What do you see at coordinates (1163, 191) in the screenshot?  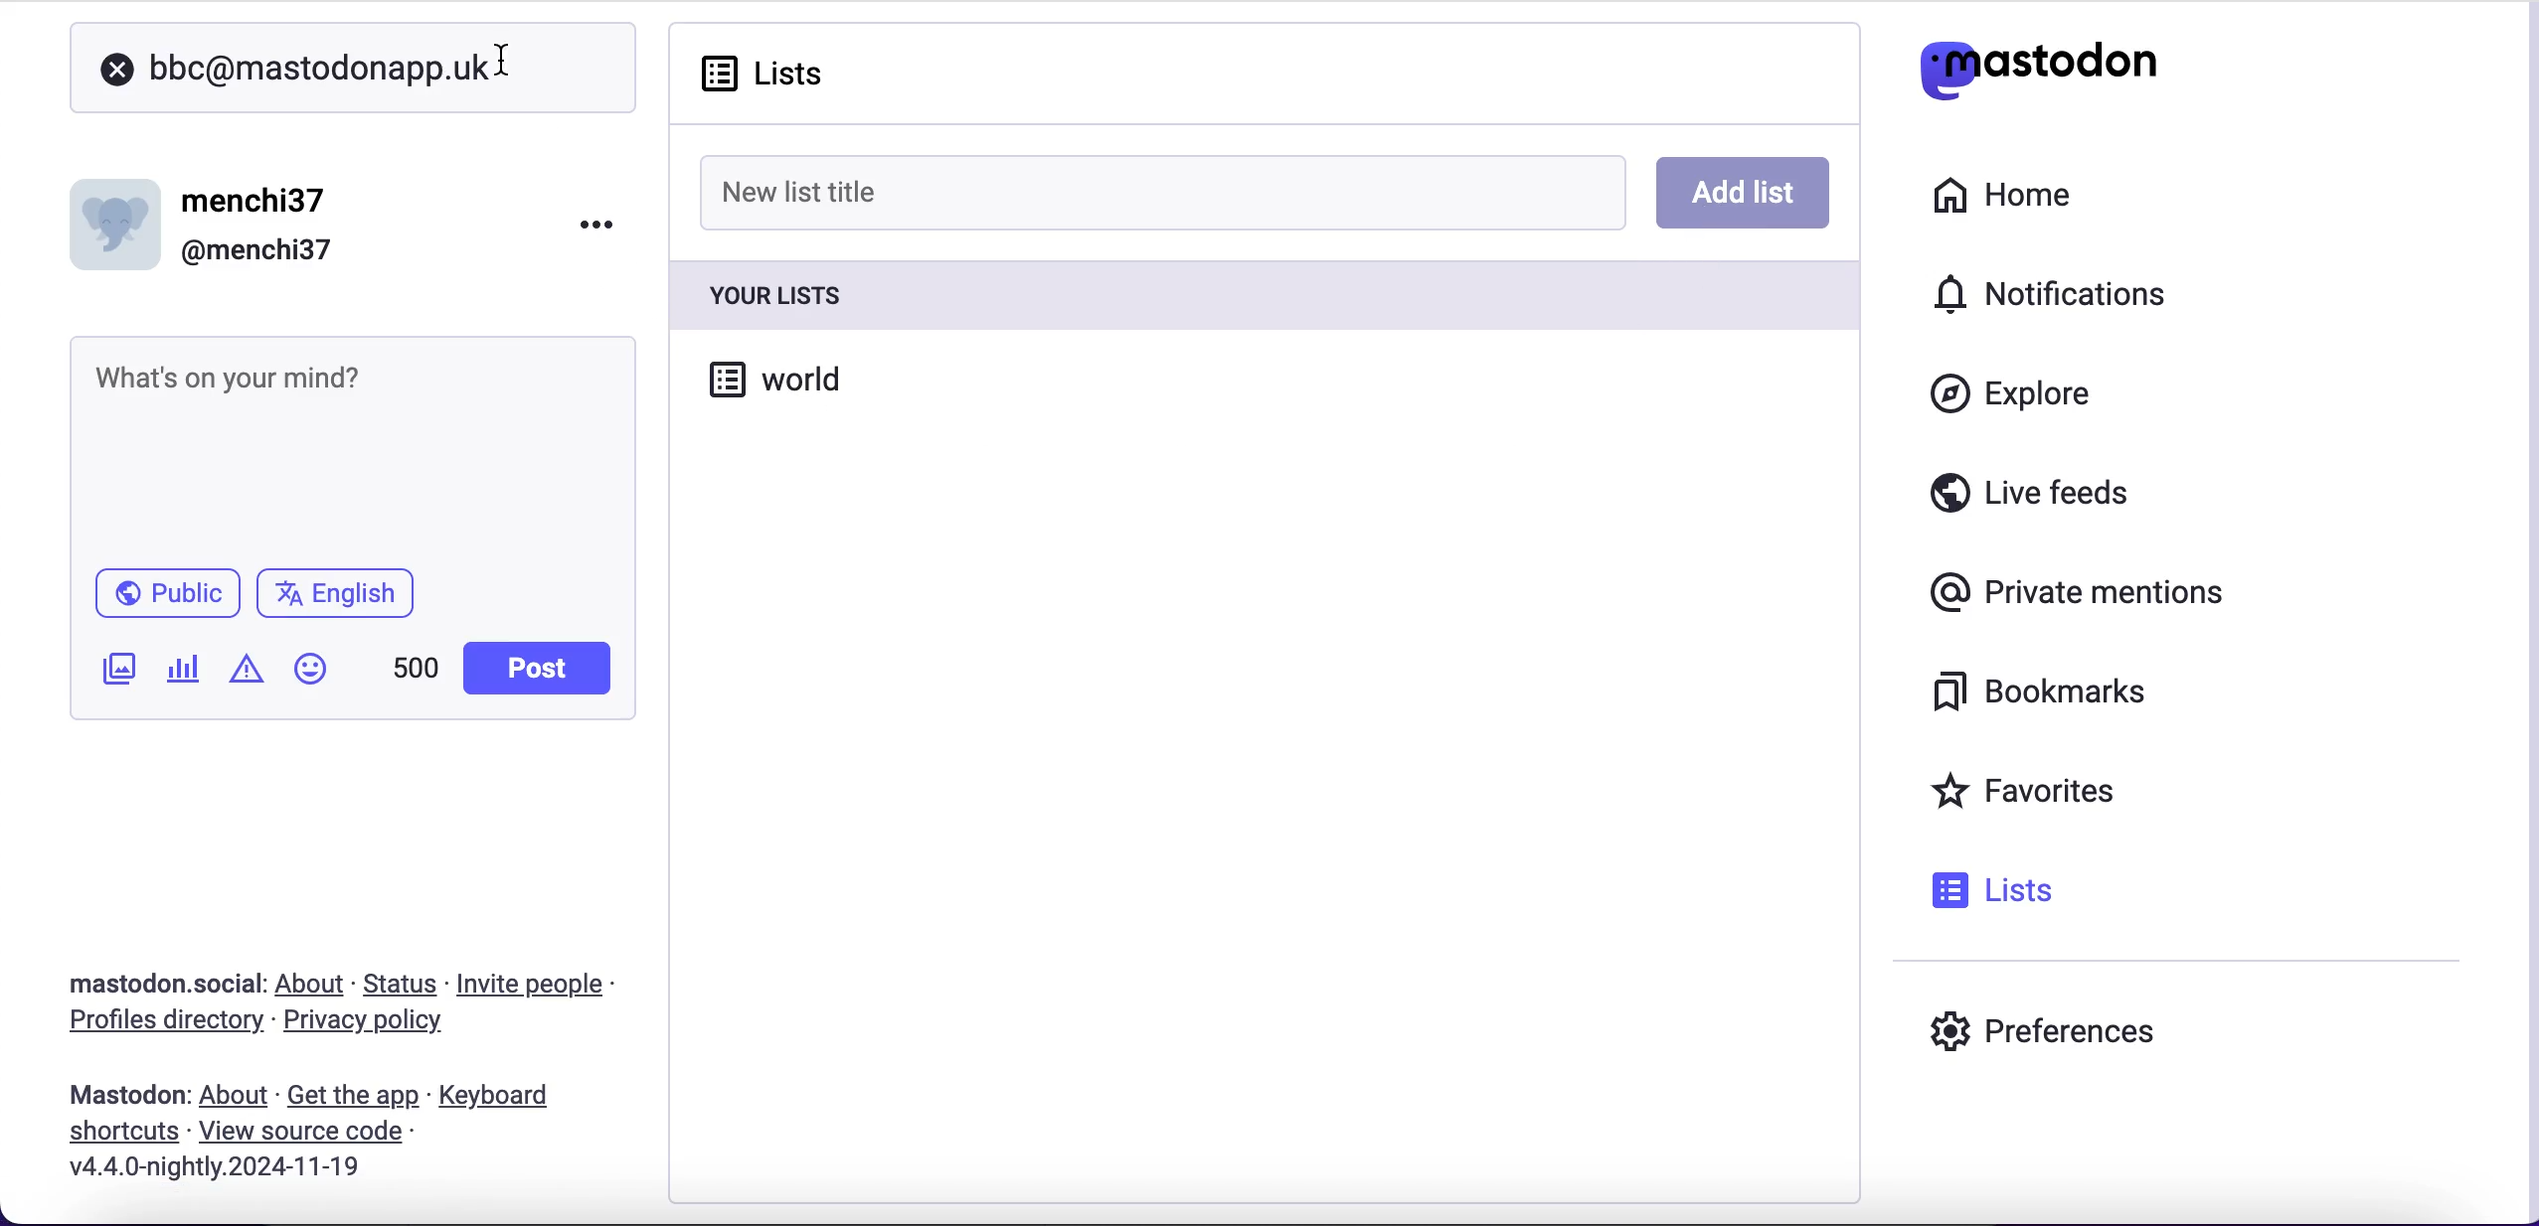 I see `new list title` at bounding box center [1163, 191].